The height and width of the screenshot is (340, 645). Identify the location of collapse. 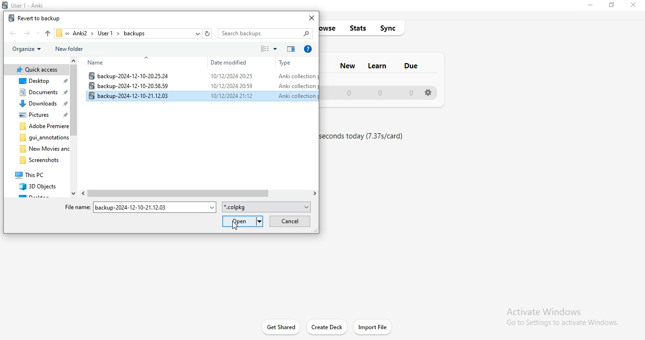
(148, 57).